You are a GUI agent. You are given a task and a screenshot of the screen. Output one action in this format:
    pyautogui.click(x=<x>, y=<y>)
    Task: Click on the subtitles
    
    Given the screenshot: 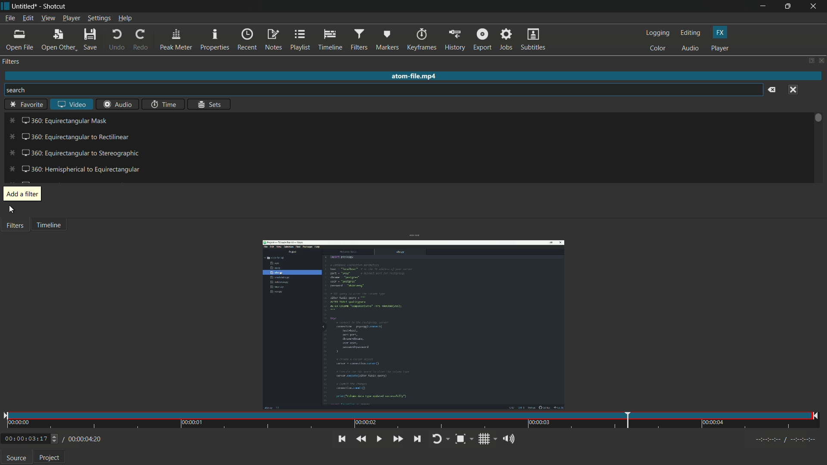 What is the action you would take?
    pyautogui.click(x=535, y=40)
    